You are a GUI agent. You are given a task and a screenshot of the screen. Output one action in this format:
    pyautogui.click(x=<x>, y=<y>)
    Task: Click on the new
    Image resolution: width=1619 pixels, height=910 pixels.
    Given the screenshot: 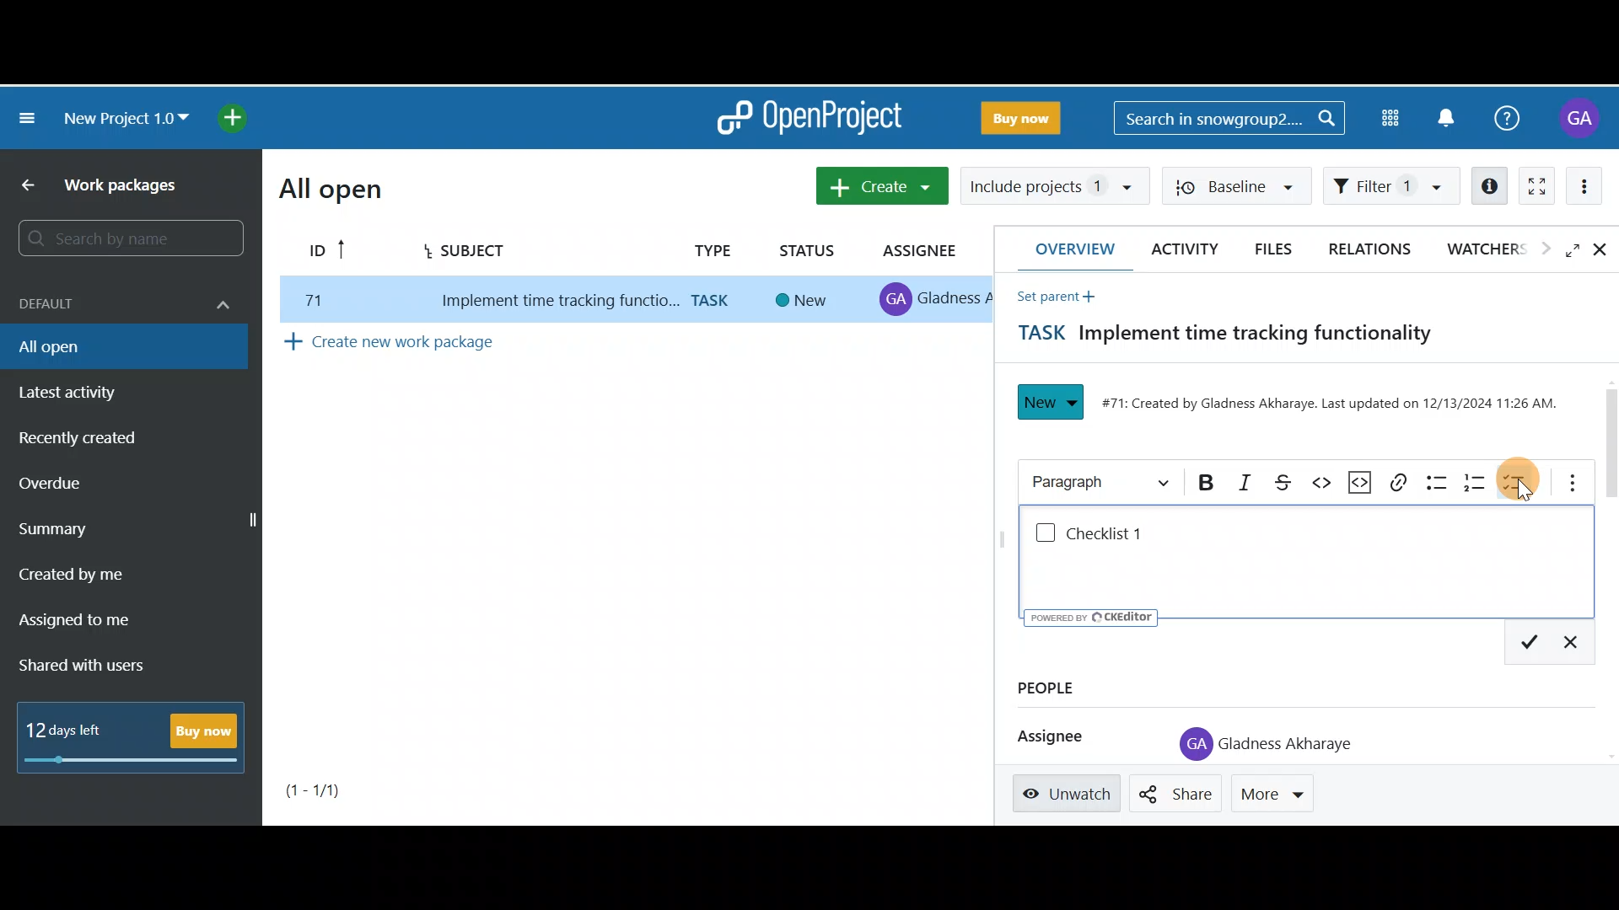 What is the action you would take?
    pyautogui.click(x=804, y=301)
    